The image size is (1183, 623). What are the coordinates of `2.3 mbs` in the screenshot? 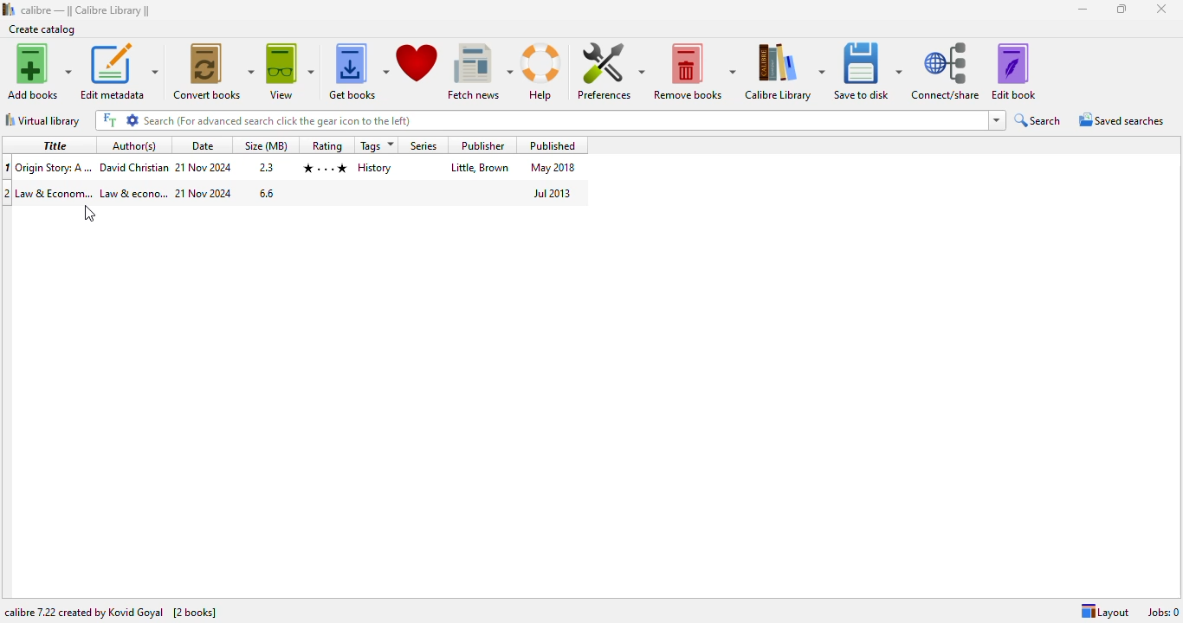 It's located at (268, 167).